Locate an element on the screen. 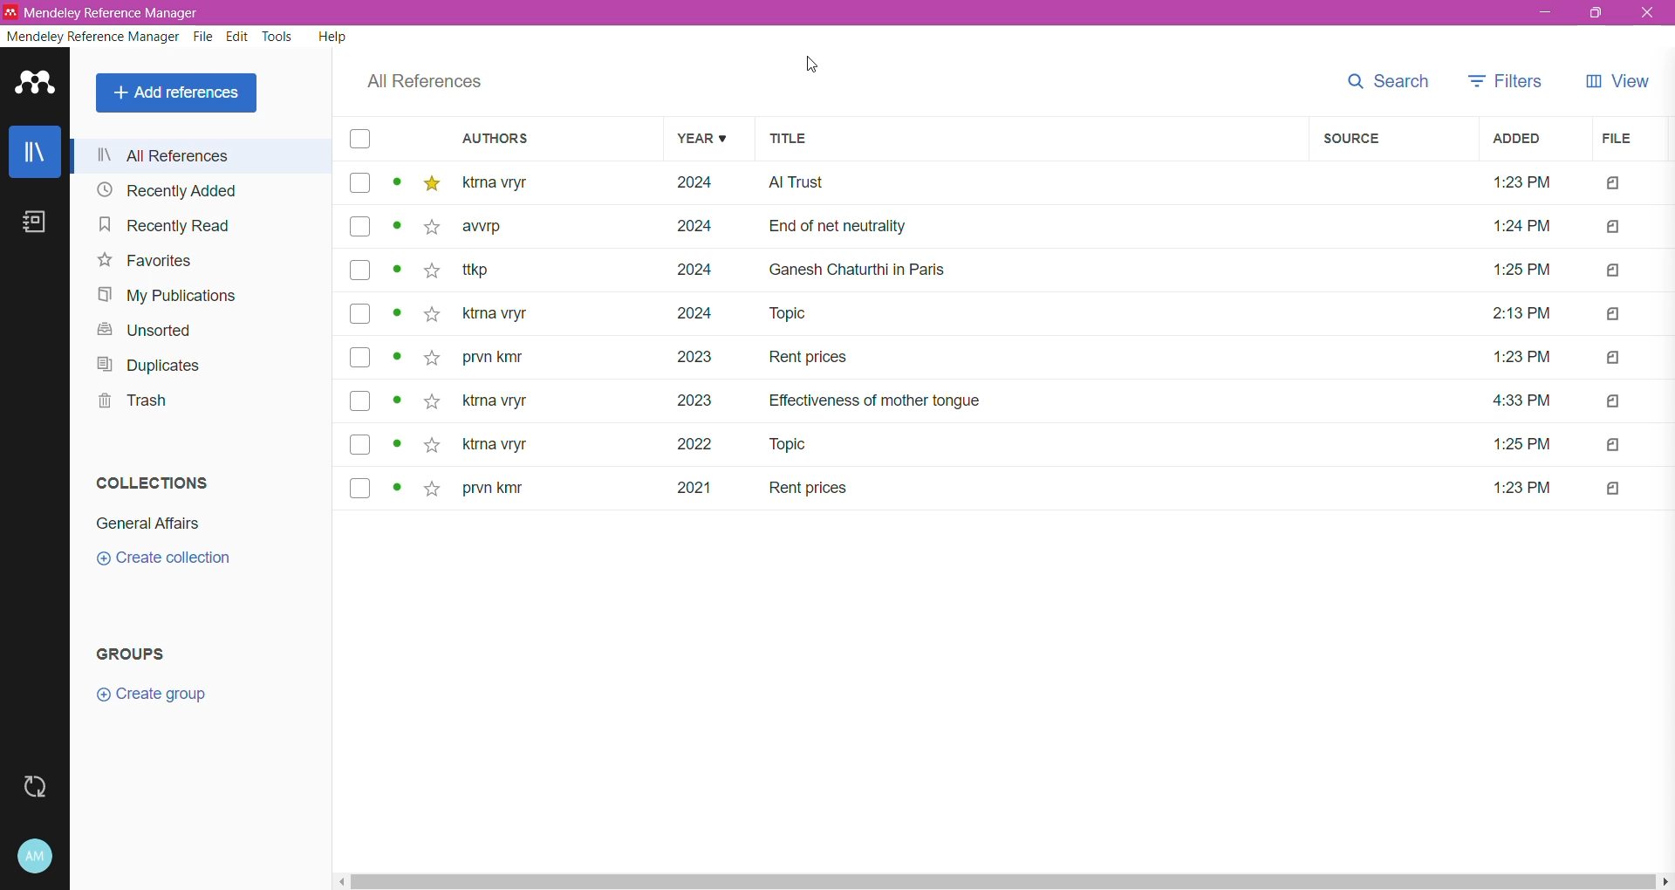 The width and height of the screenshot is (1675, 890). unread is located at coordinates (397, 442).